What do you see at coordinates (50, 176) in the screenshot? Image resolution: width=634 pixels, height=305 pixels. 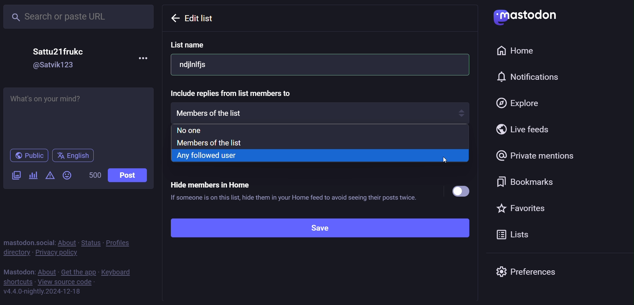 I see `content warning` at bounding box center [50, 176].